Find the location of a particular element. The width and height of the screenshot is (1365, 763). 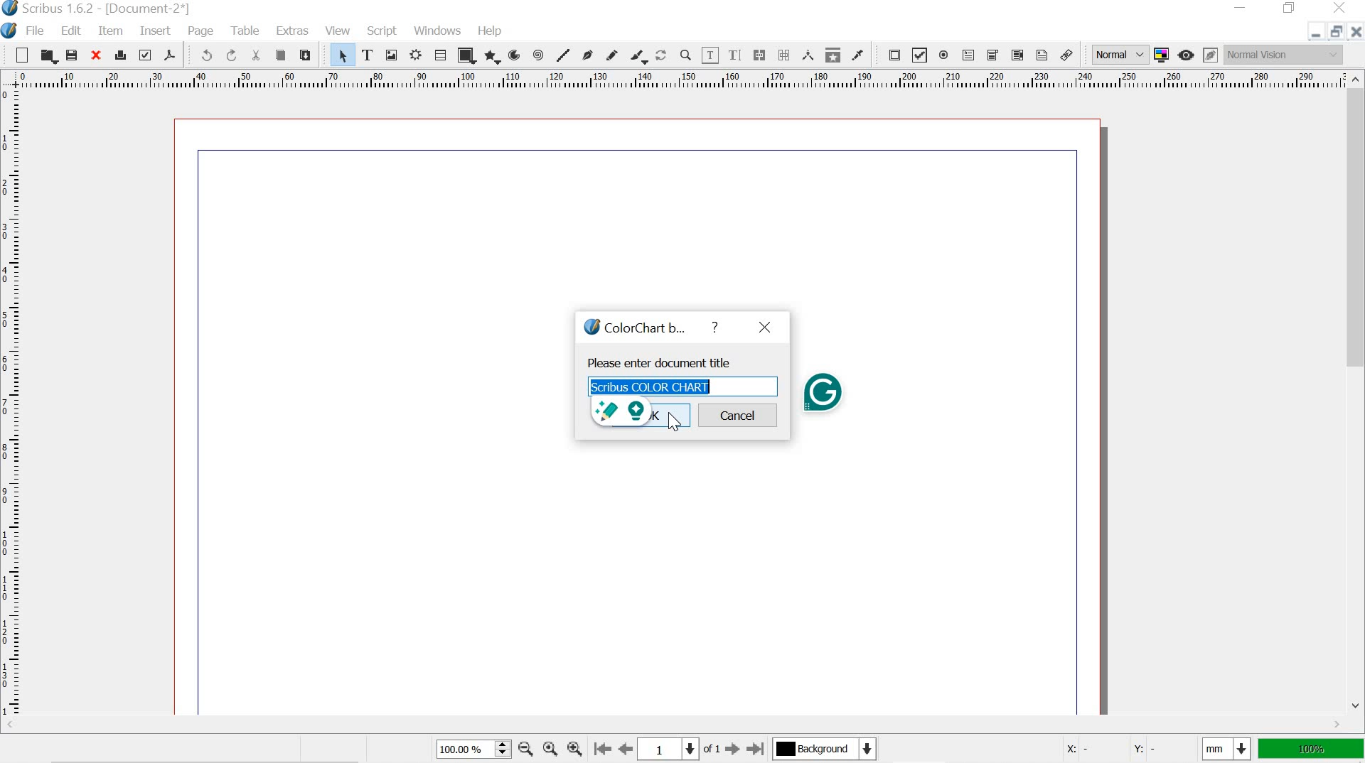

CANCEL is located at coordinates (738, 415).